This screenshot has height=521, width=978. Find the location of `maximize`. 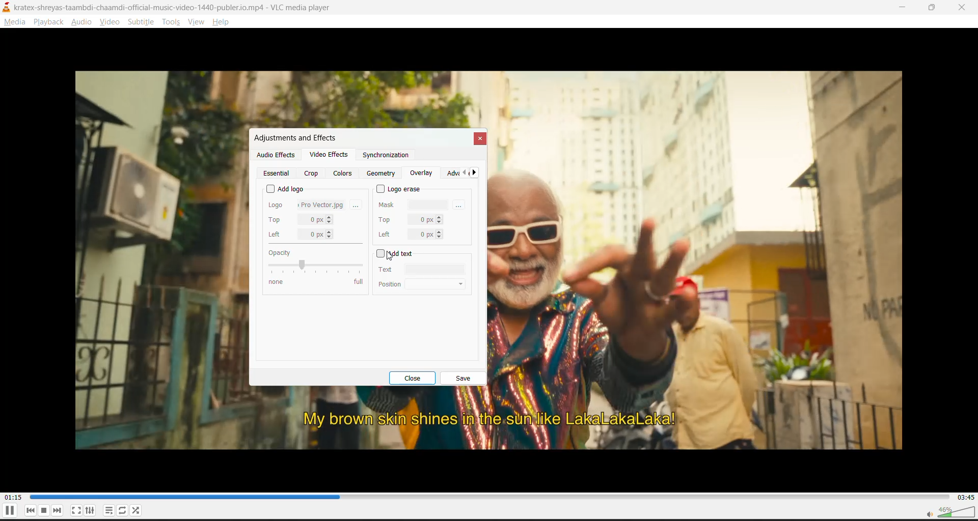

maximize is located at coordinates (935, 9).